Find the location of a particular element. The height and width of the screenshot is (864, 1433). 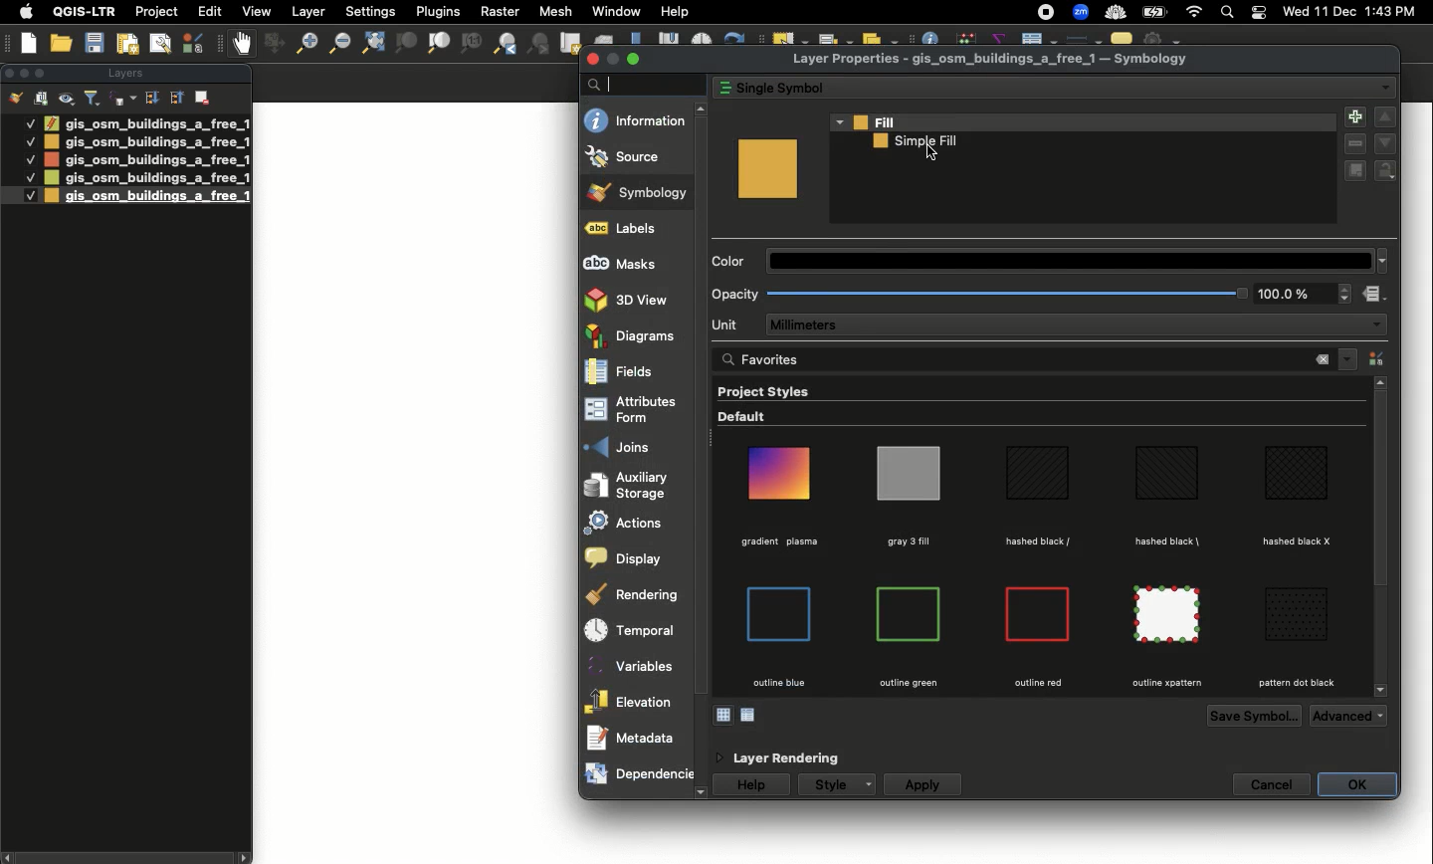

Project styles is located at coordinates (768, 389).